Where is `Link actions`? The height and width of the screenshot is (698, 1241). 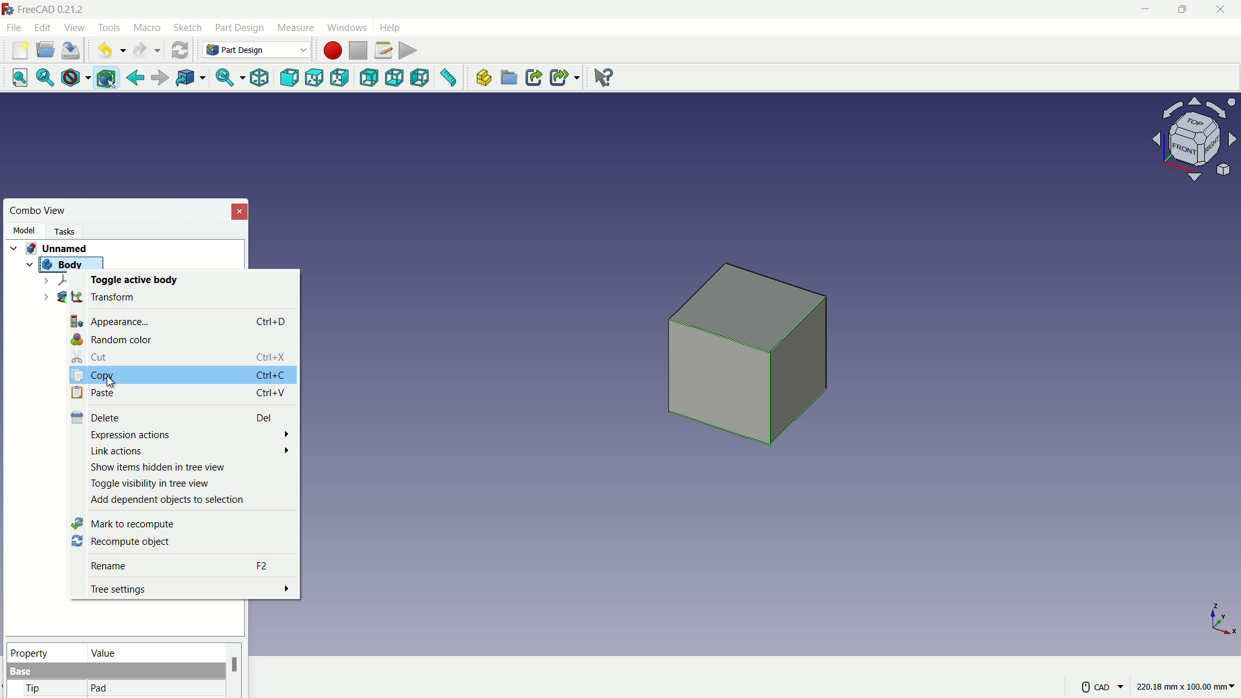
Link actions is located at coordinates (190, 450).